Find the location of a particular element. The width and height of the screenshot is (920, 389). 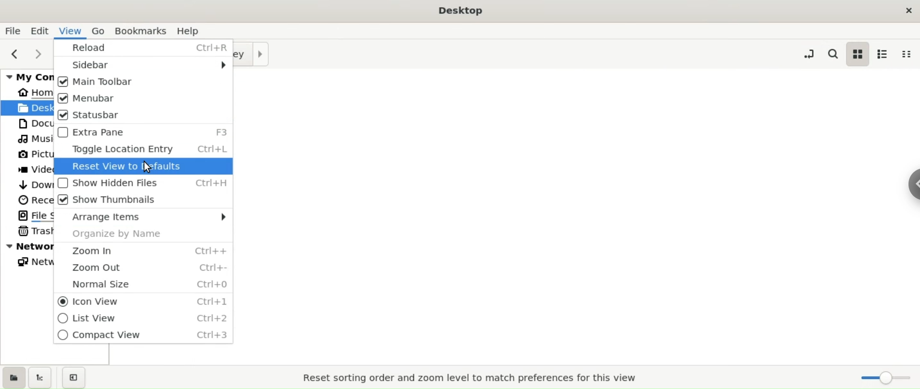

status bar is located at coordinates (145, 116).